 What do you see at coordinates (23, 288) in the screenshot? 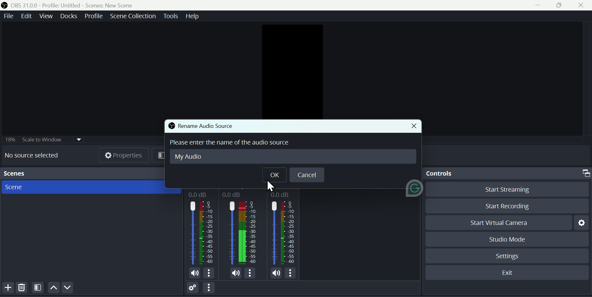
I see `Delete` at bounding box center [23, 288].